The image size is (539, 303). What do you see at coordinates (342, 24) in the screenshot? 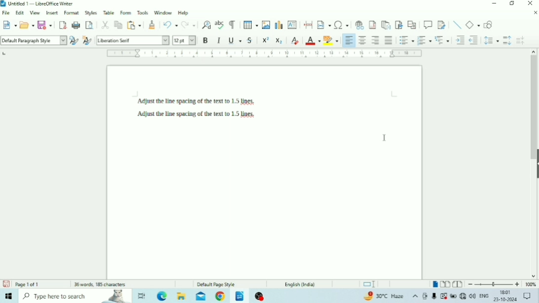
I see `Insert Special Characters` at bounding box center [342, 24].